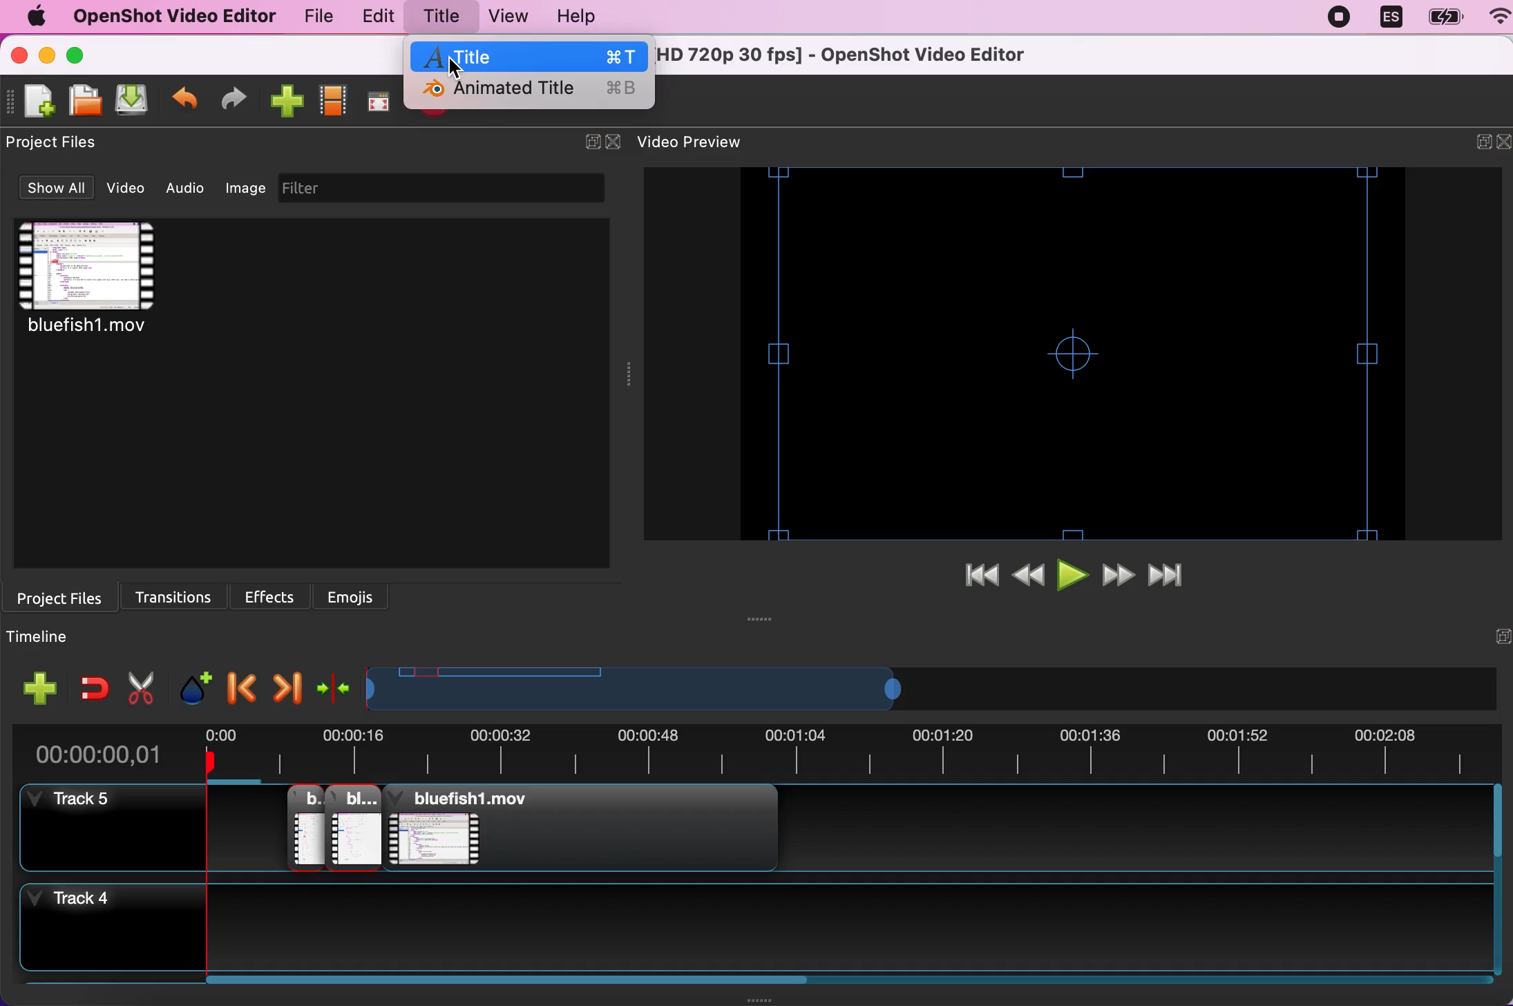 Image resolution: width=1513 pixels, height=1006 pixels. I want to click on language, so click(1389, 18).